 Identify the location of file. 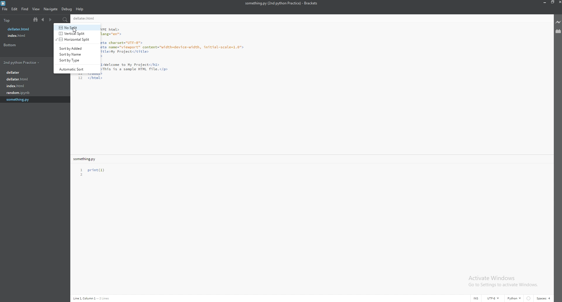
(30, 85).